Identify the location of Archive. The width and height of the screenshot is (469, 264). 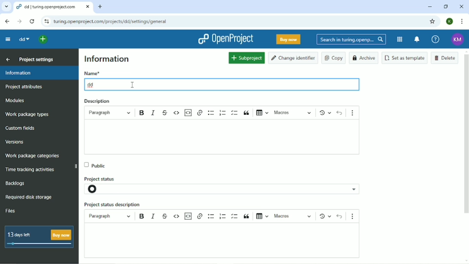
(364, 58).